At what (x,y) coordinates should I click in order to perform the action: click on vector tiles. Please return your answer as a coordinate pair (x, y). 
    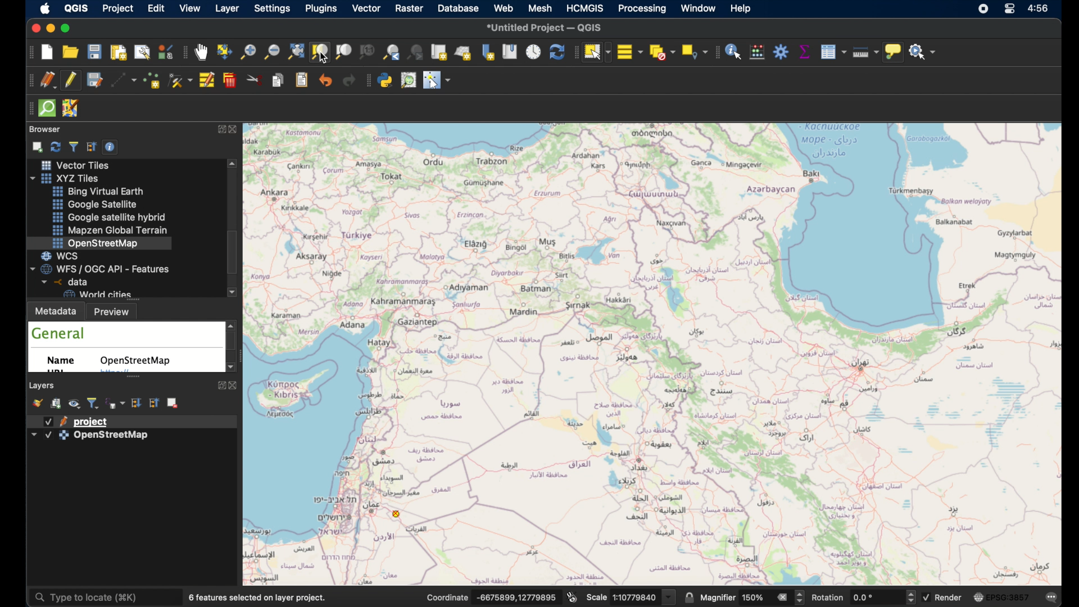
    Looking at the image, I should click on (74, 165).